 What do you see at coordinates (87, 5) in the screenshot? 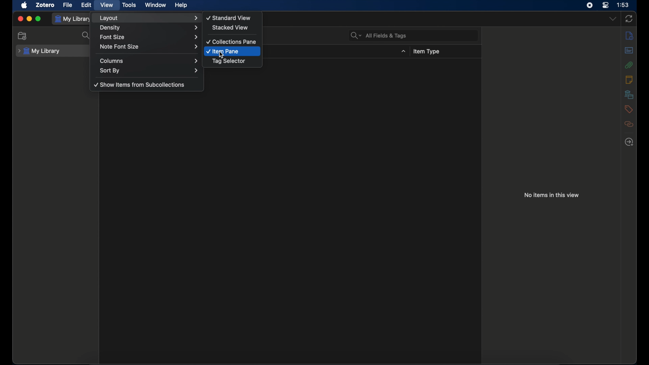
I see `edit` at bounding box center [87, 5].